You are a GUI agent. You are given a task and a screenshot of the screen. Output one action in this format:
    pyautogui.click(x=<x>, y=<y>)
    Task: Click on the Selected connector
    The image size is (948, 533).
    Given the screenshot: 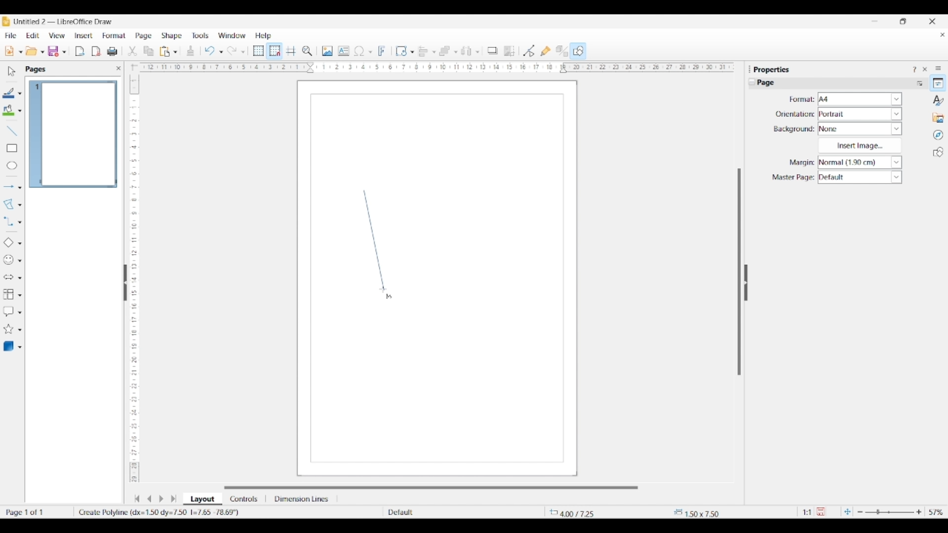 What is the action you would take?
    pyautogui.click(x=8, y=221)
    